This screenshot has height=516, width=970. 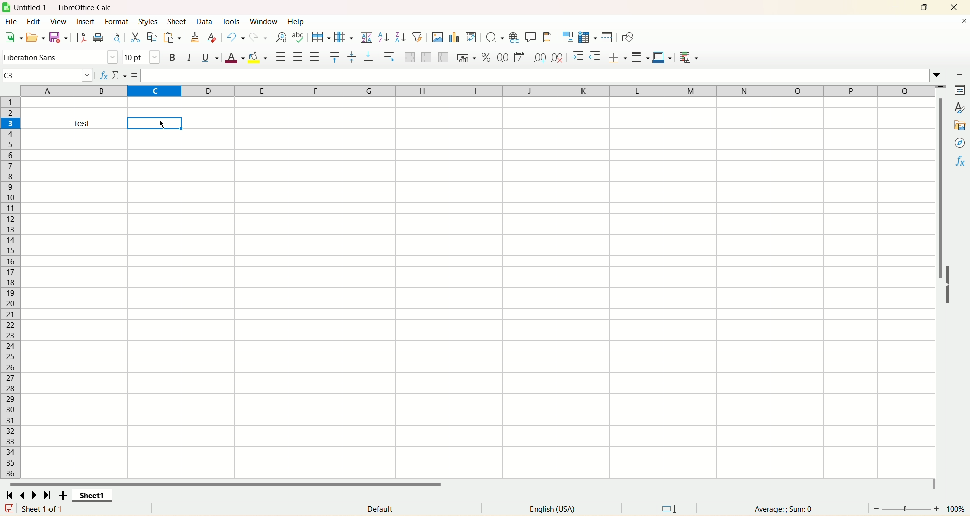 I want to click on print, so click(x=98, y=37).